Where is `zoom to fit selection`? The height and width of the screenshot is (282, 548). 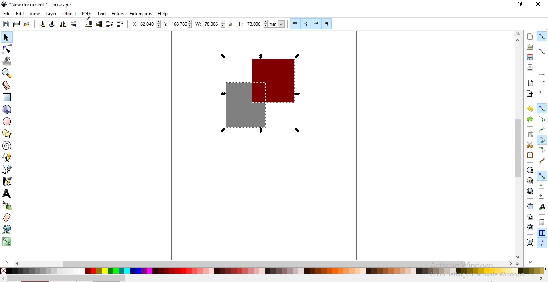 zoom to fit selection is located at coordinates (530, 171).